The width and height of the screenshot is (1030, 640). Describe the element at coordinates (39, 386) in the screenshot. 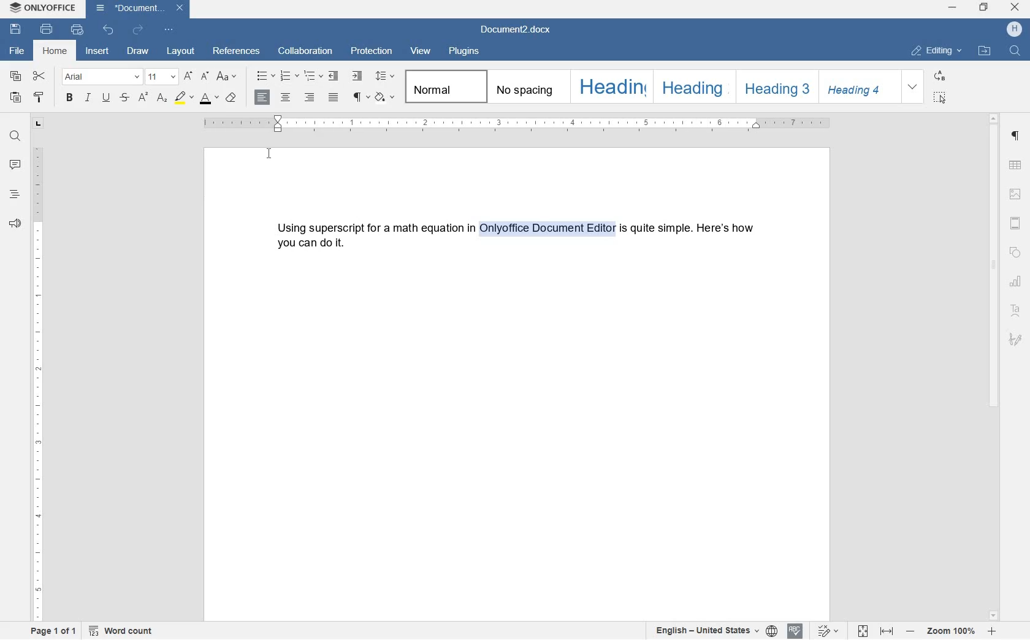

I see `ruler` at that location.